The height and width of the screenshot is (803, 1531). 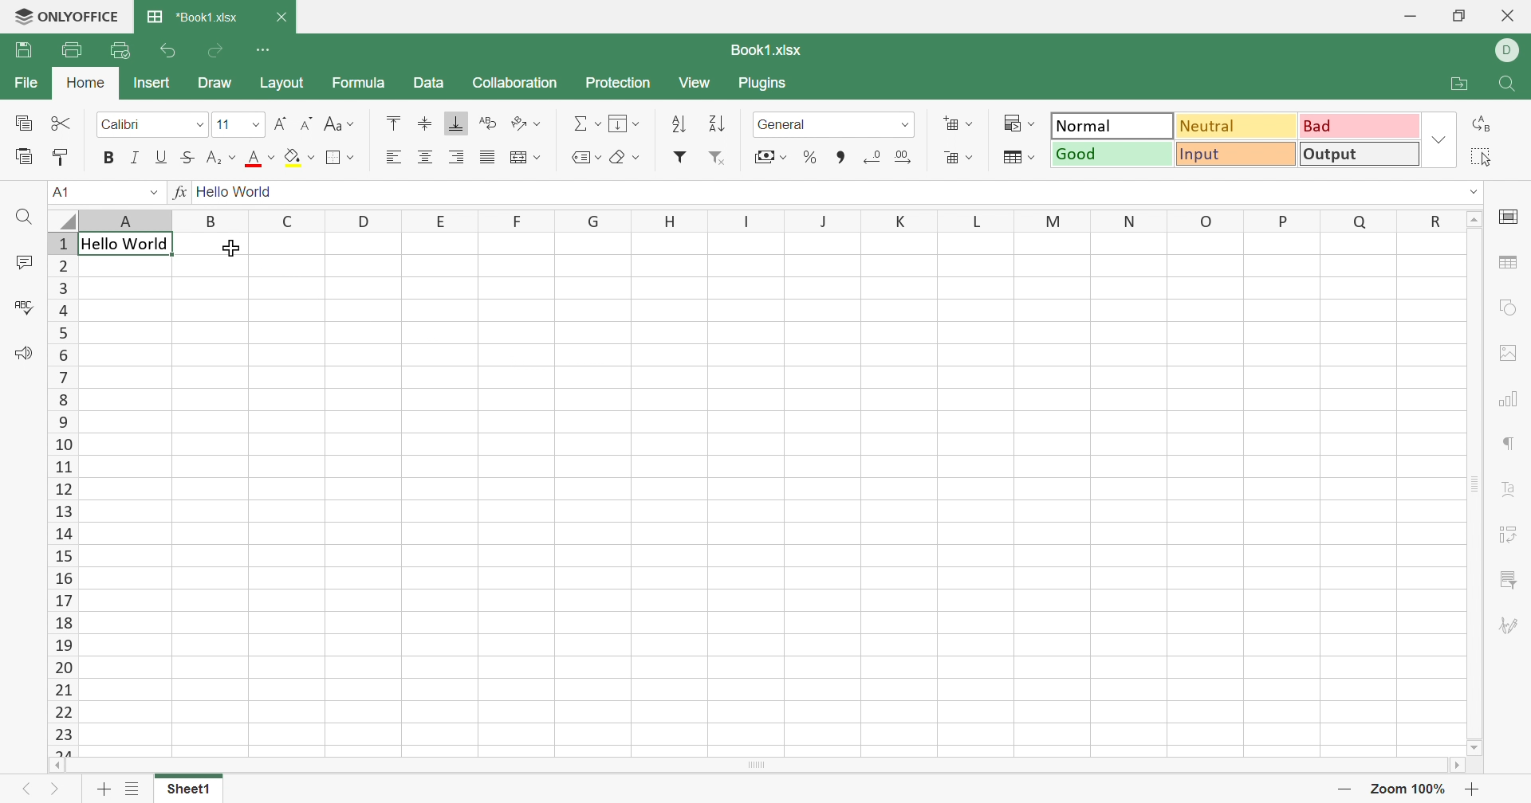 What do you see at coordinates (1507, 401) in the screenshot?
I see `chart settings` at bounding box center [1507, 401].